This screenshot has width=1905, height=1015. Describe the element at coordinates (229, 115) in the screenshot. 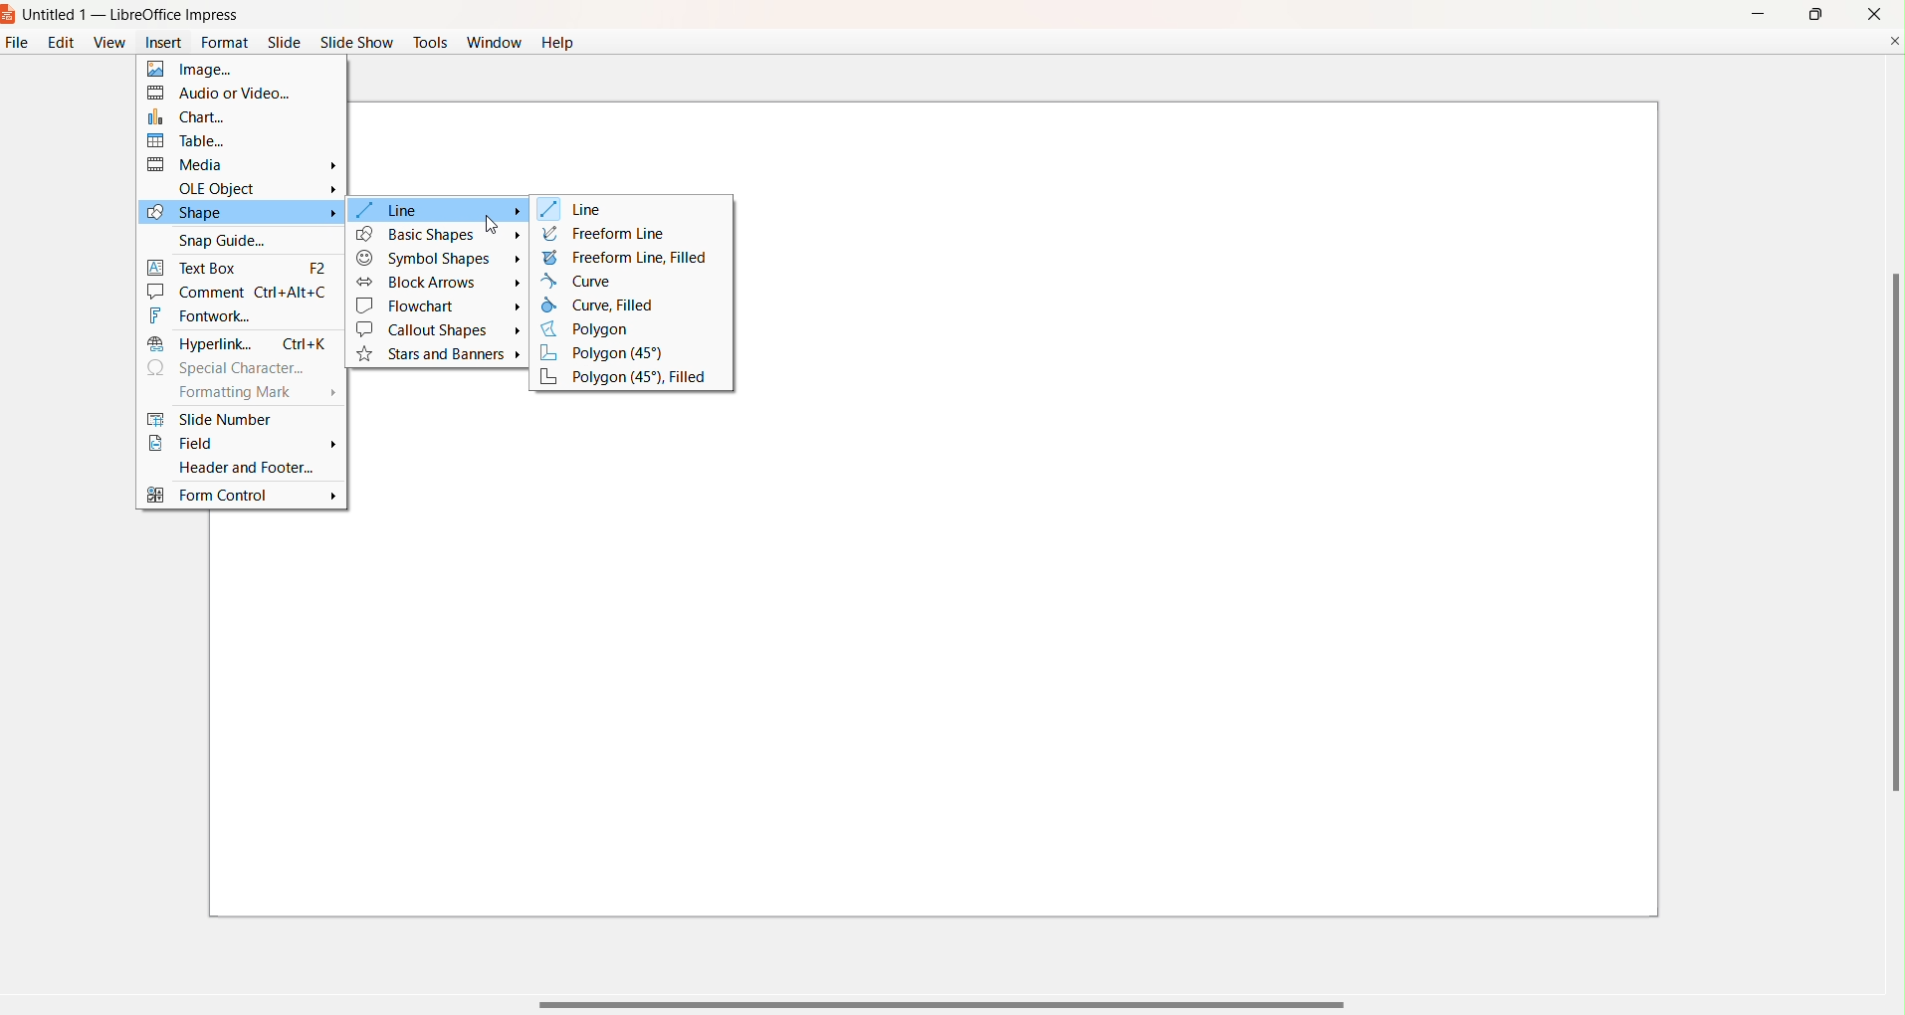

I see `Chart` at that location.